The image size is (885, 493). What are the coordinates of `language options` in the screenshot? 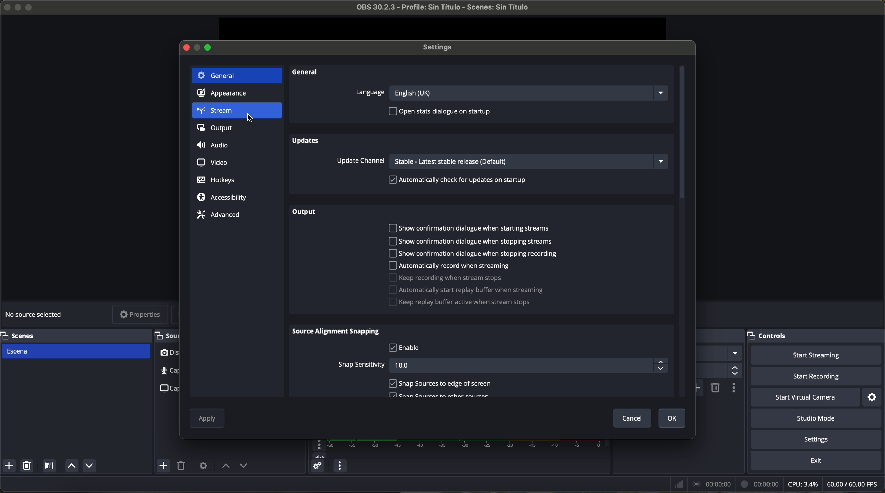 It's located at (513, 92).